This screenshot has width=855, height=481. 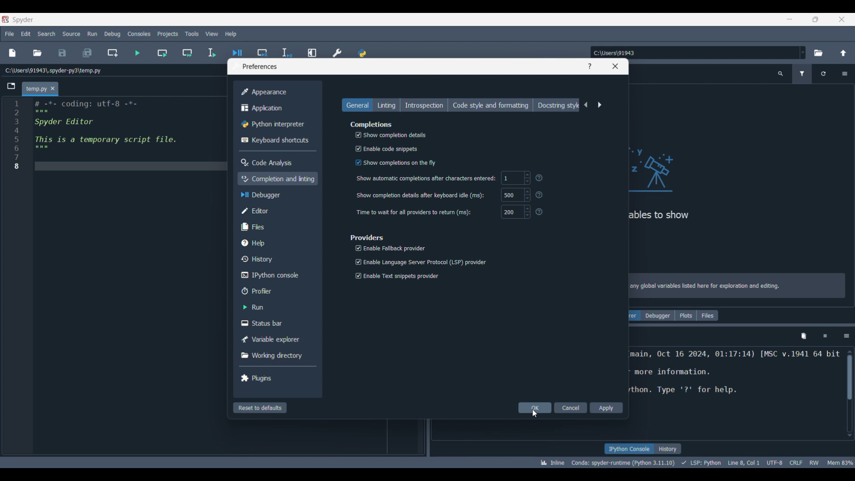 I want to click on Close window, so click(x=615, y=66).